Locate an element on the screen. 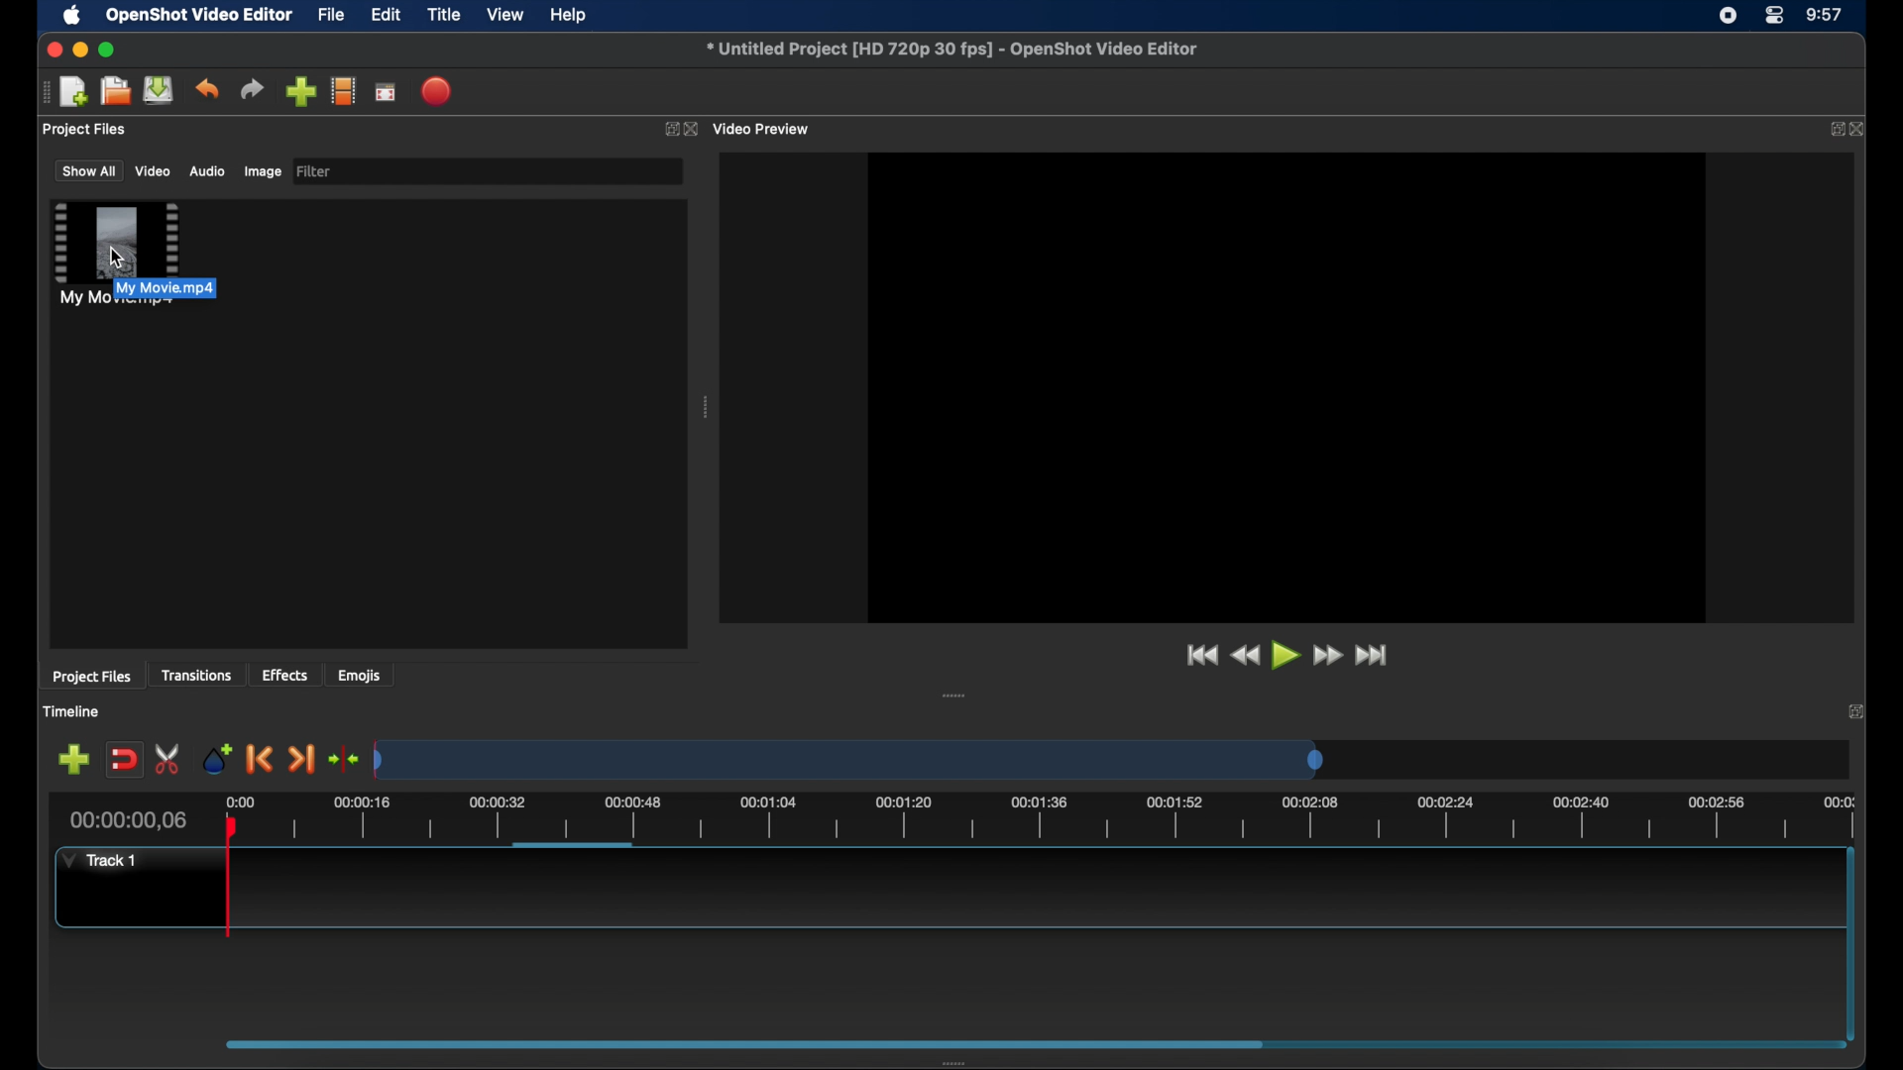 This screenshot has height=1070, width=1903. drag handle is located at coordinates (45, 92).